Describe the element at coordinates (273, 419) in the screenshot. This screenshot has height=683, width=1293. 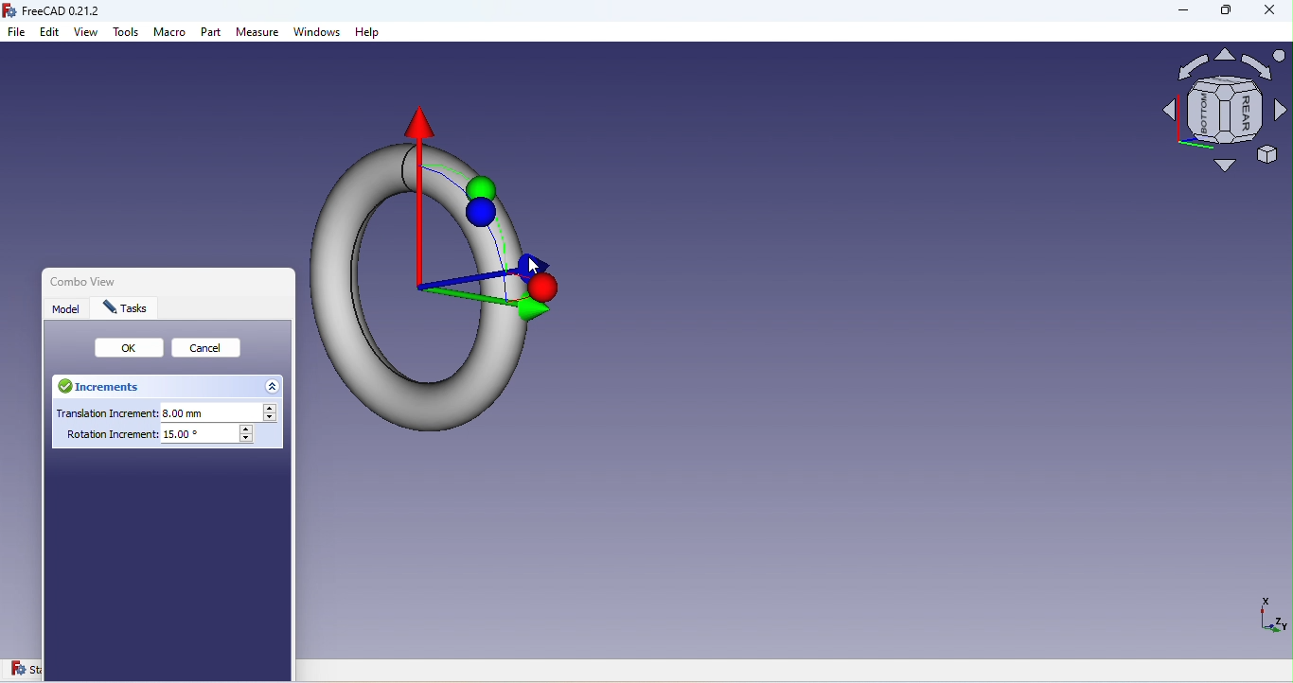
I see `Decrease translation increment` at that location.